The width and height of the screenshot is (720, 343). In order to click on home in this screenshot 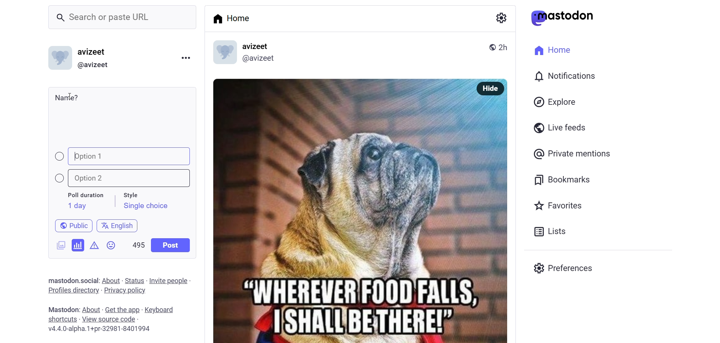, I will do `click(550, 49)`.